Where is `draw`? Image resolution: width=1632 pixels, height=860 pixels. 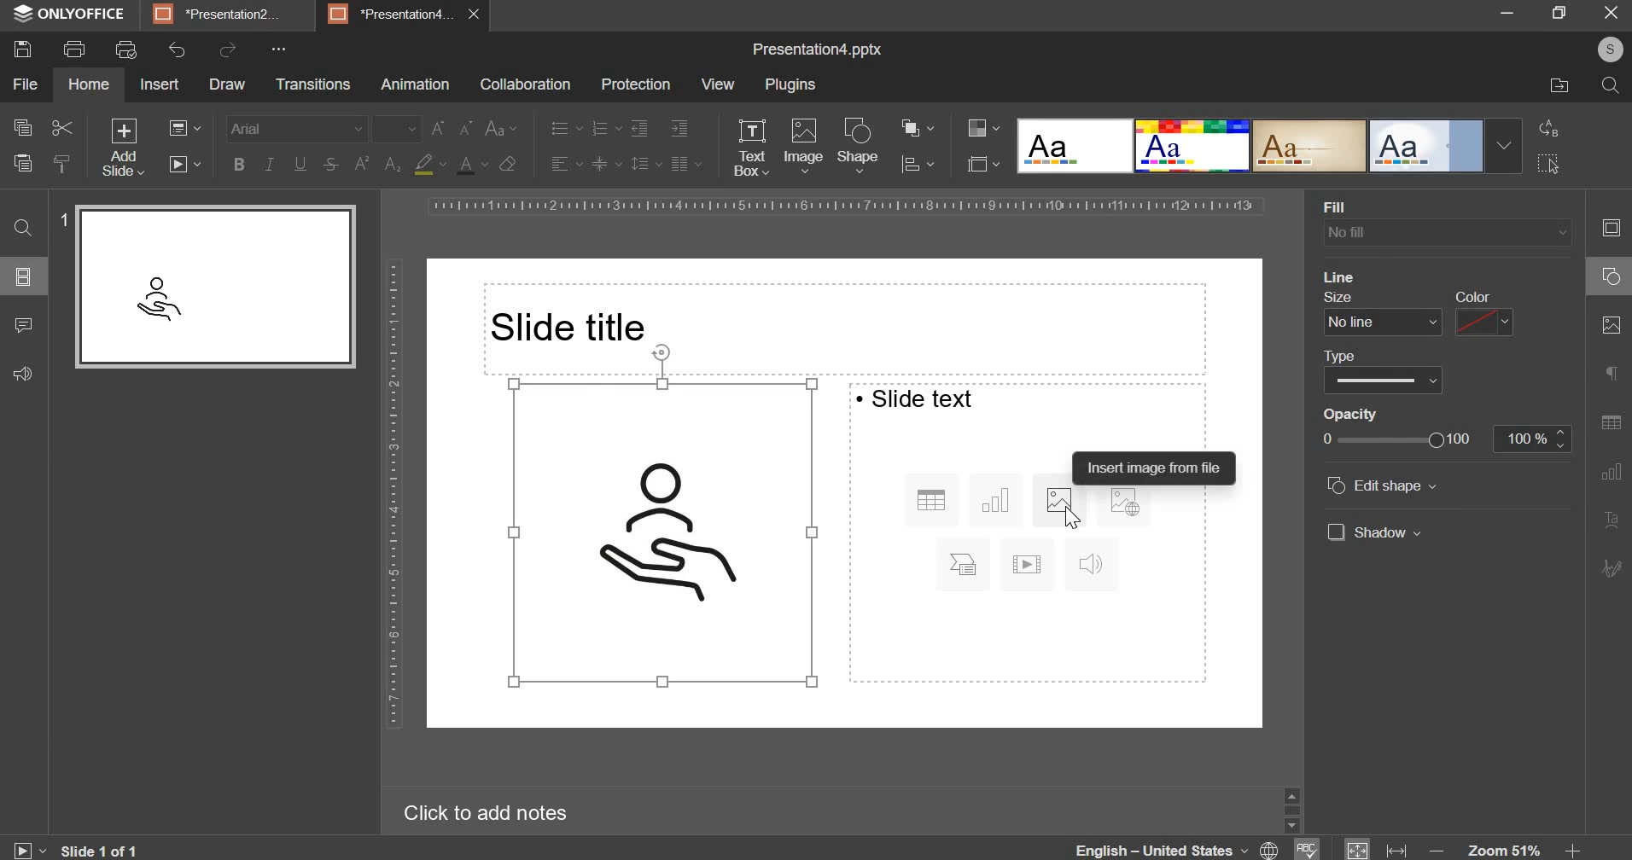
draw is located at coordinates (228, 84).